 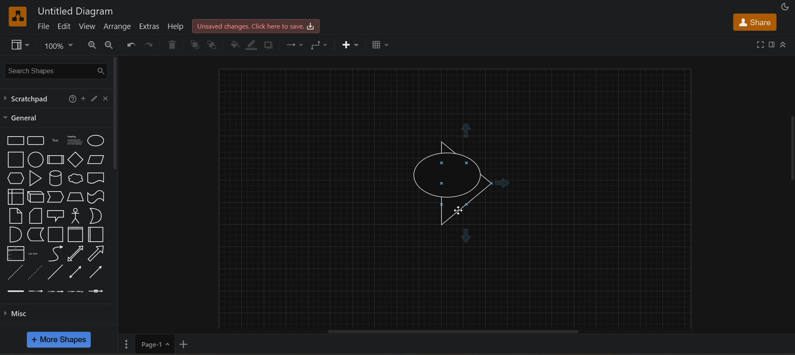 I want to click on connector with label, so click(x=35, y=291).